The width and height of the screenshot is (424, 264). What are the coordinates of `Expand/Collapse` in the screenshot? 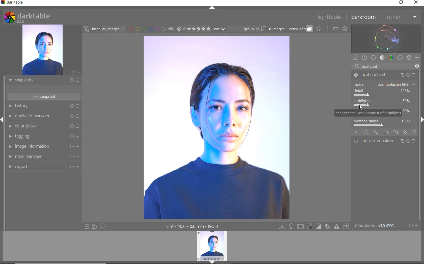 It's located at (421, 119).